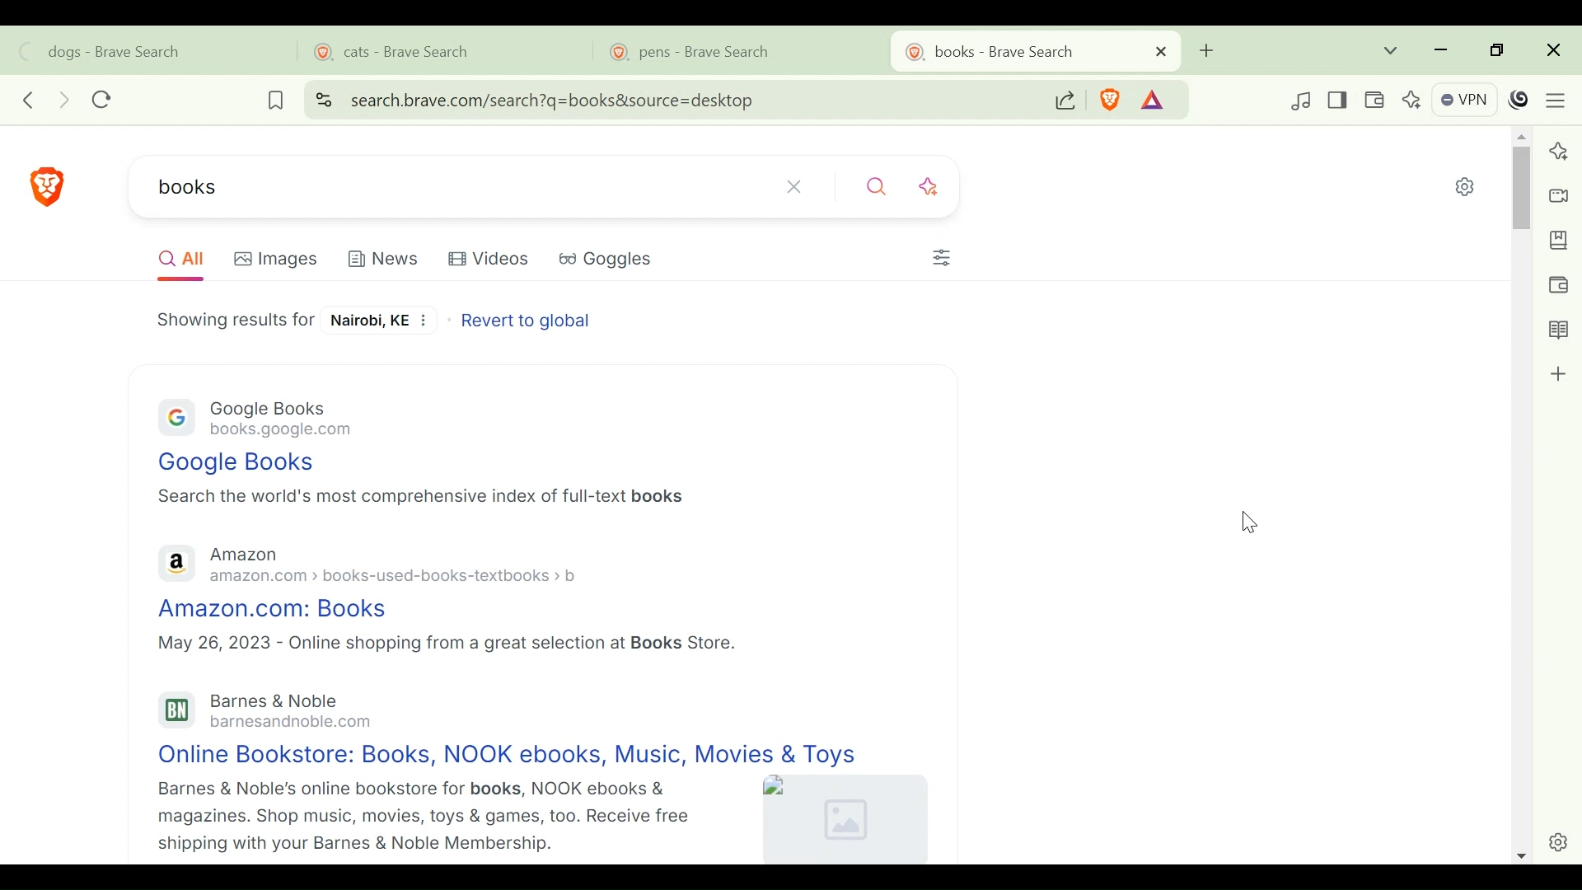  What do you see at coordinates (1559, 330) in the screenshot?
I see `Reading List` at bounding box center [1559, 330].